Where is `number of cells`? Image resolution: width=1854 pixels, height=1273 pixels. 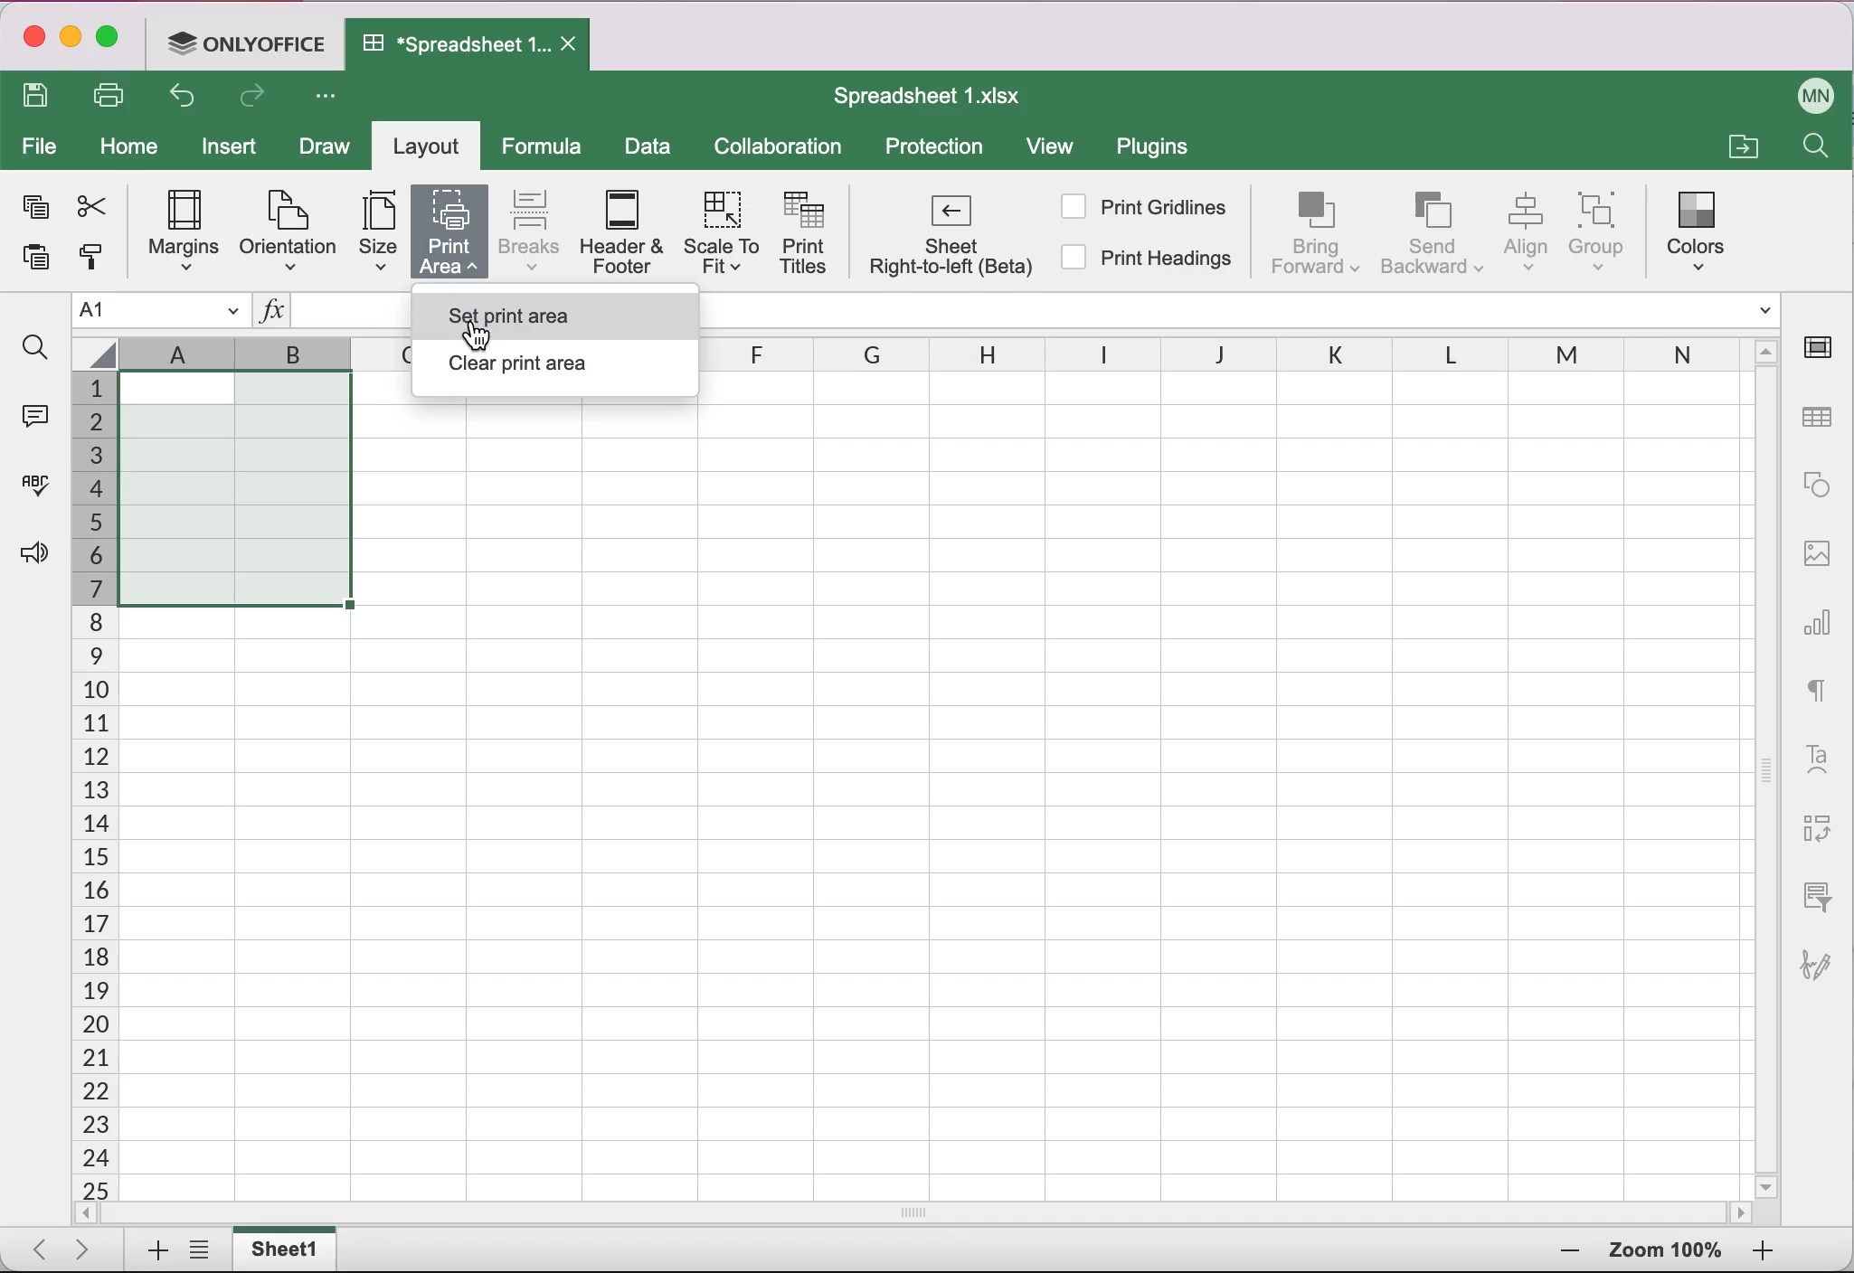
number of cells is located at coordinates (91, 787).